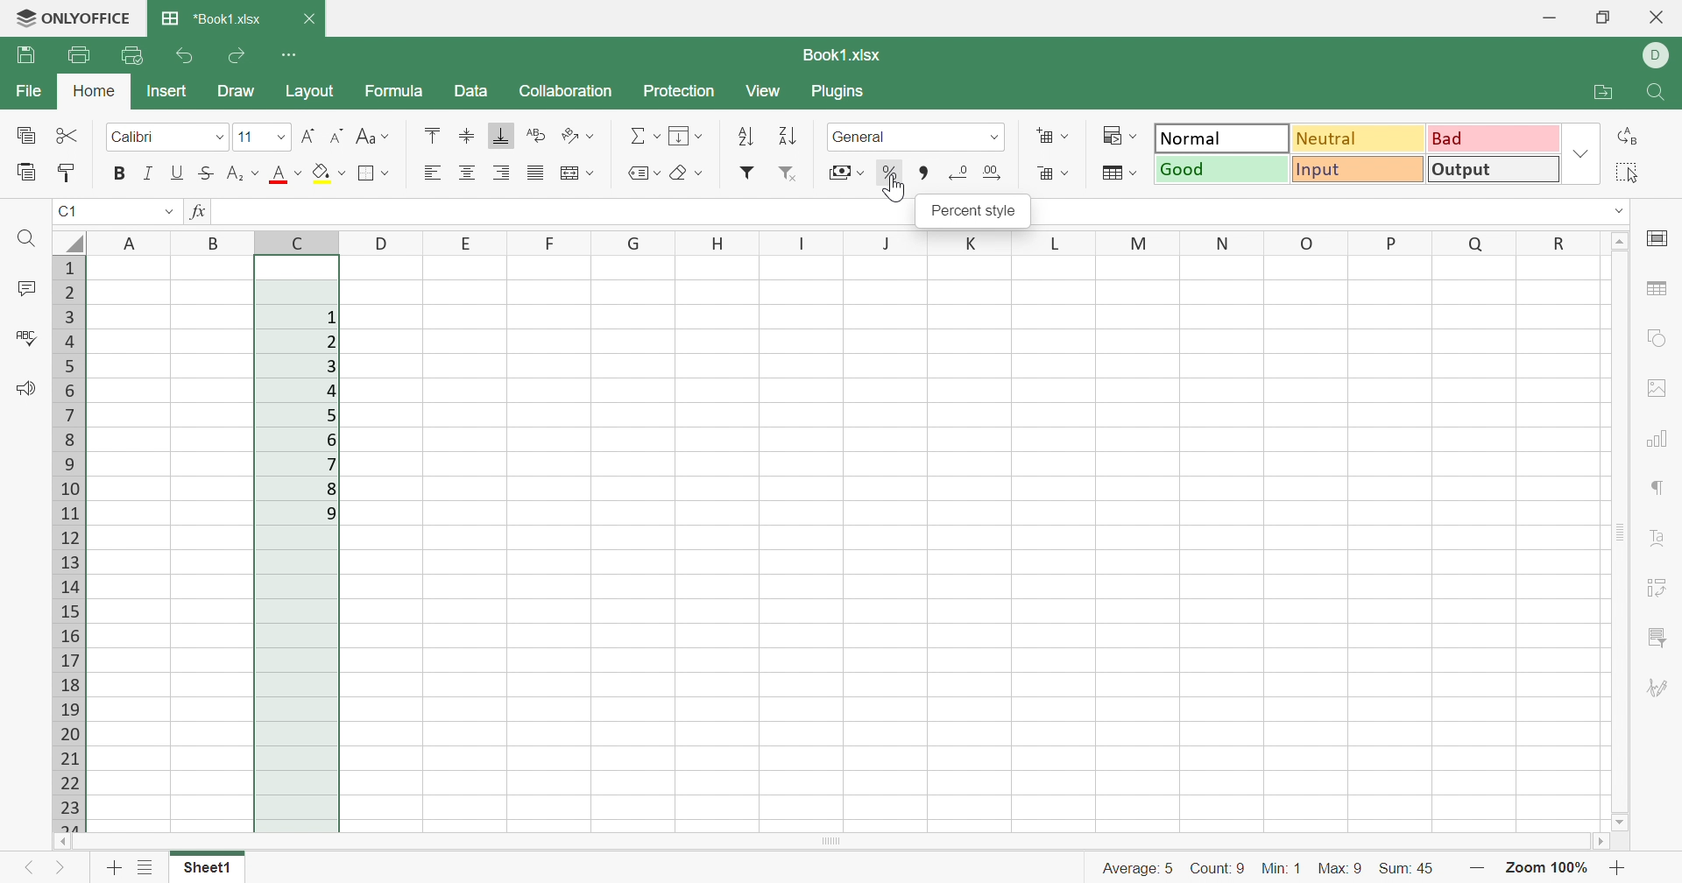 This screenshot has width=1682, height=883. What do you see at coordinates (23, 288) in the screenshot?
I see `Comments` at bounding box center [23, 288].